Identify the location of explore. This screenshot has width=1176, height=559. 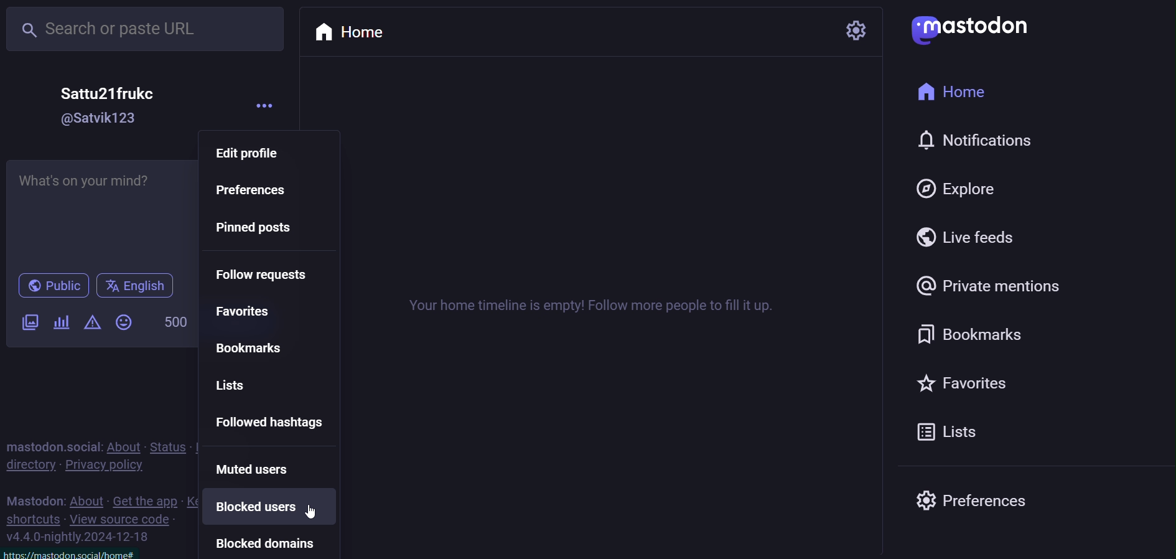
(975, 190).